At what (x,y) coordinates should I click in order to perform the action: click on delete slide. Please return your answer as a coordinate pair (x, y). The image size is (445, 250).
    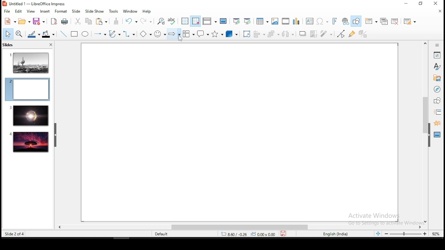
    Looking at the image, I should click on (396, 22).